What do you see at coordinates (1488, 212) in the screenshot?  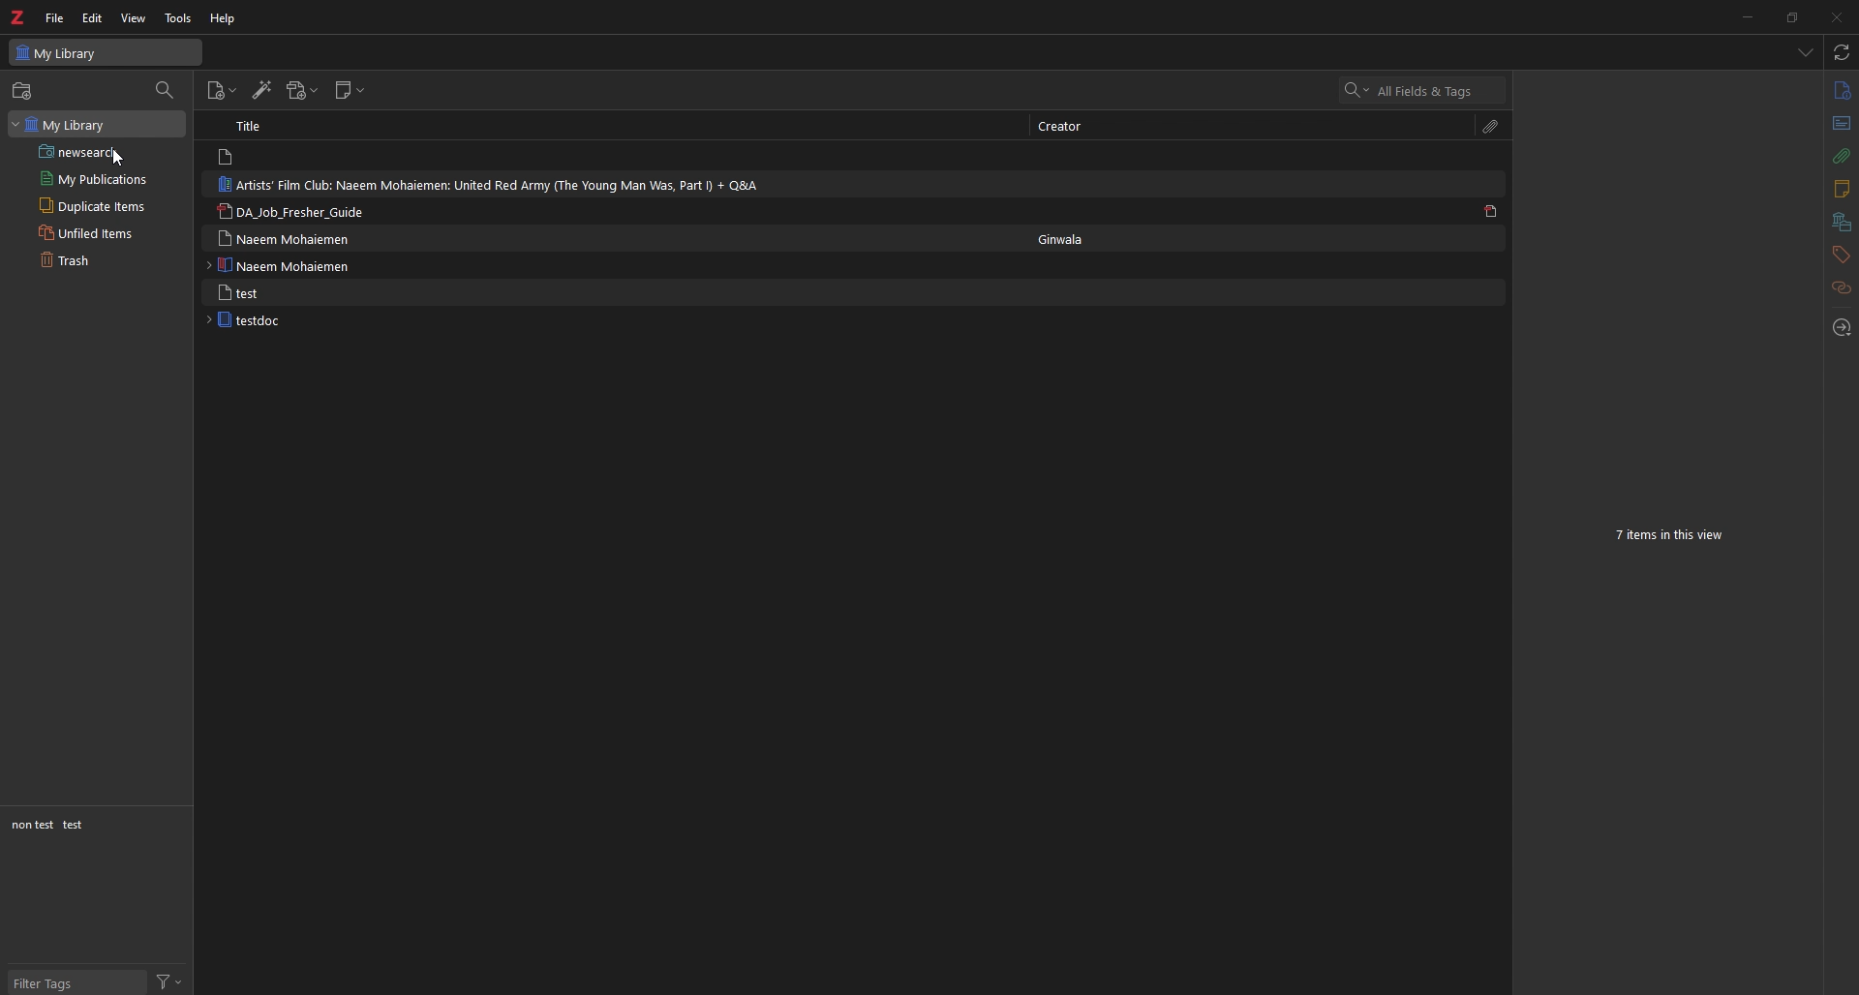 I see `PDF` at bounding box center [1488, 212].